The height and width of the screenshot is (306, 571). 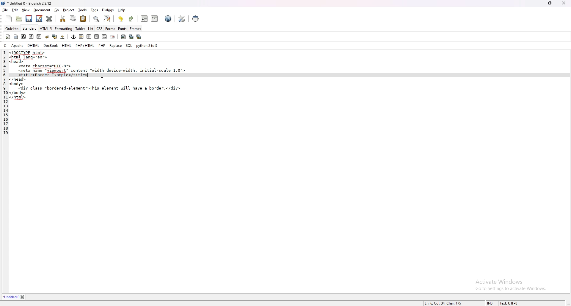 What do you see at coordinates (112, 37) in the screenshot?
I see `email` at bounding box center [112, 37].